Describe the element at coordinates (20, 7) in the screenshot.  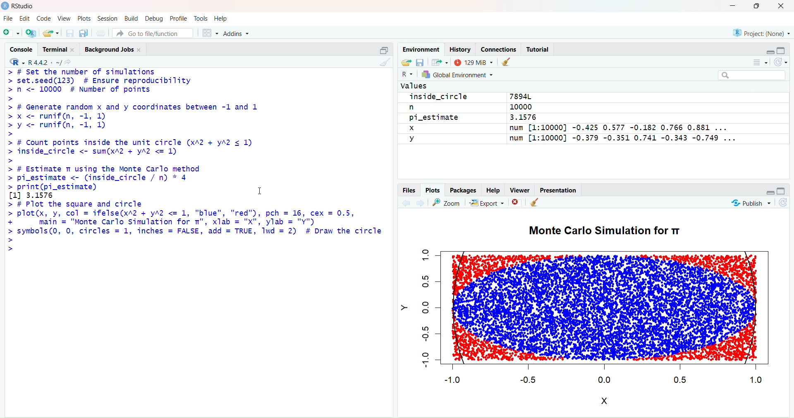
I see `RStudio` at that location.